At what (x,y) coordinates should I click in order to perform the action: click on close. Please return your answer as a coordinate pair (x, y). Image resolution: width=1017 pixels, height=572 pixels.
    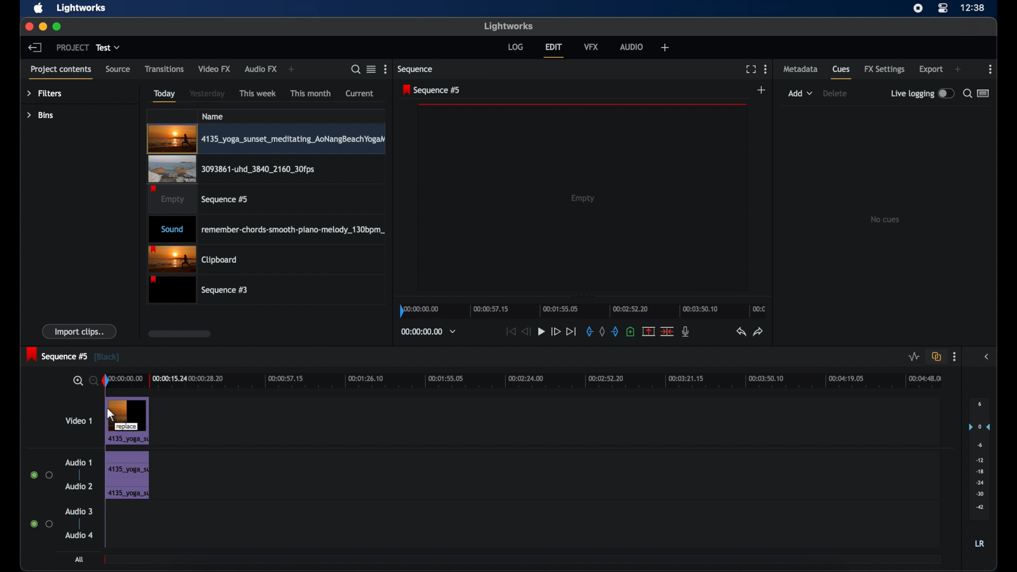
    Looking at the image, I should click on (28, 25).